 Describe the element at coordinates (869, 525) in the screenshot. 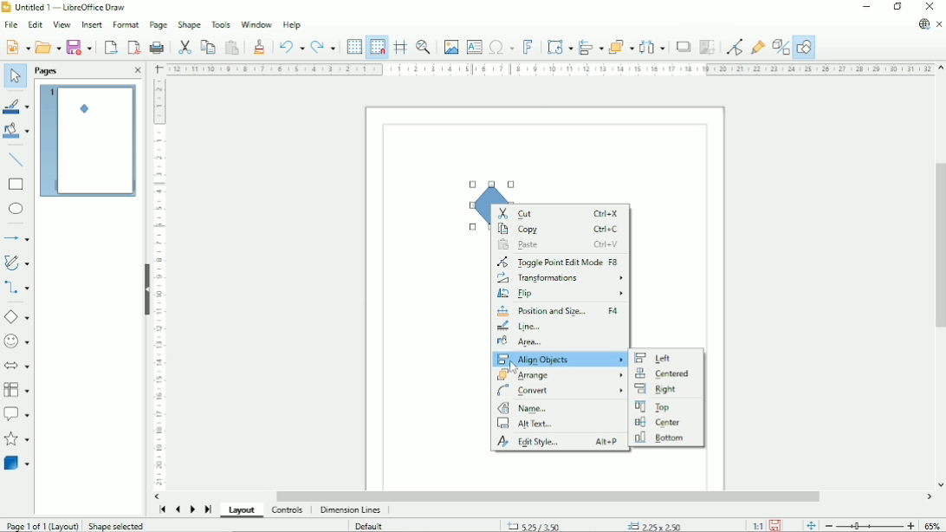

I see `Zoom out/in` at that location.